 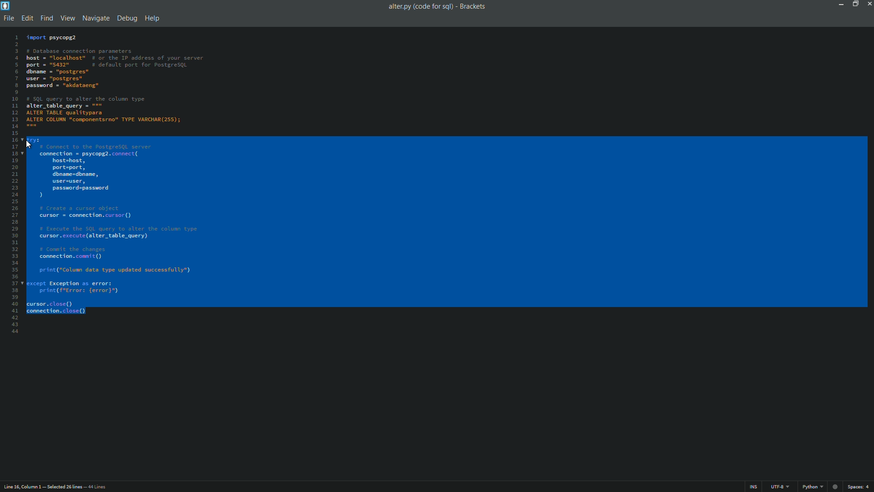 What do you see at coordinates (95, 19) in the screenshot?
I see `navigate menu` at bounding box center [95, 19].